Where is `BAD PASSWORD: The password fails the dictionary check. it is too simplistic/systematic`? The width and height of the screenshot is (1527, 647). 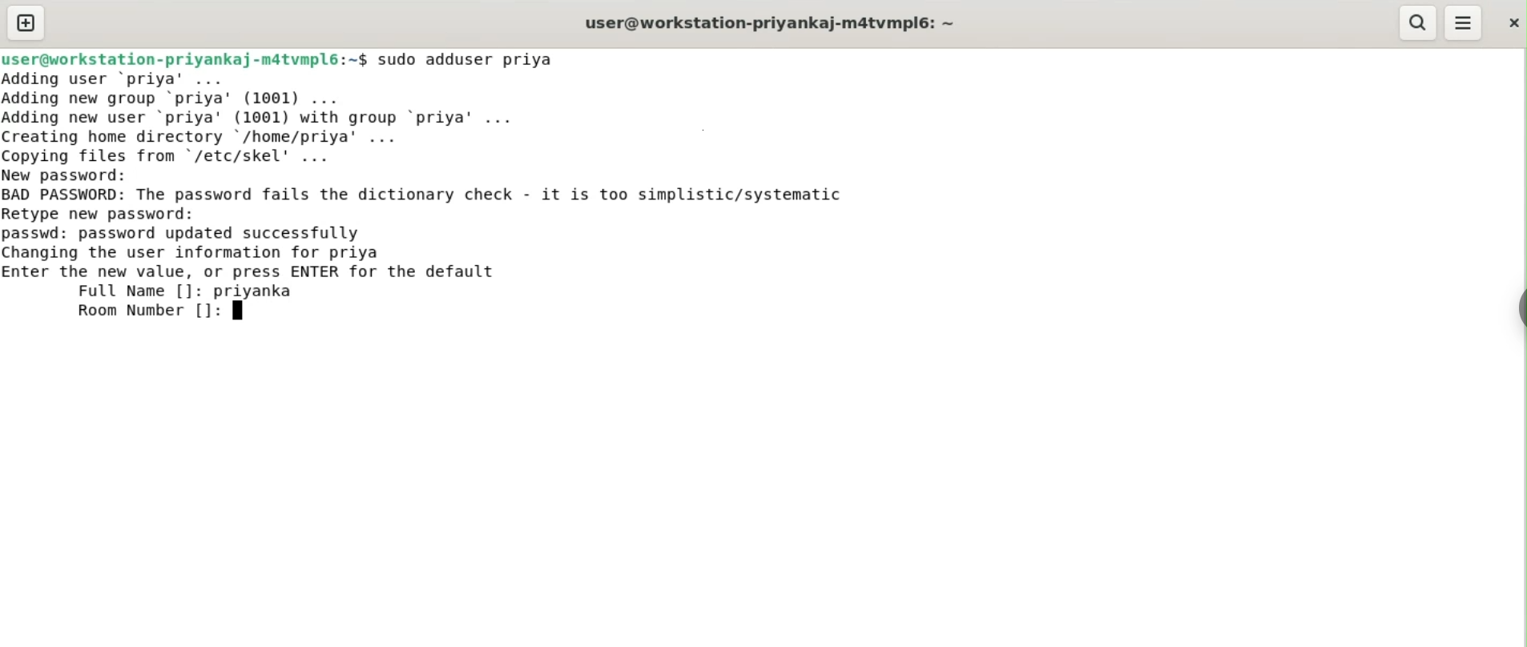
BAD PASSWORD: The password fails the dictionary check. it is too simplistic/systematic is located at coordinates (452, 195).